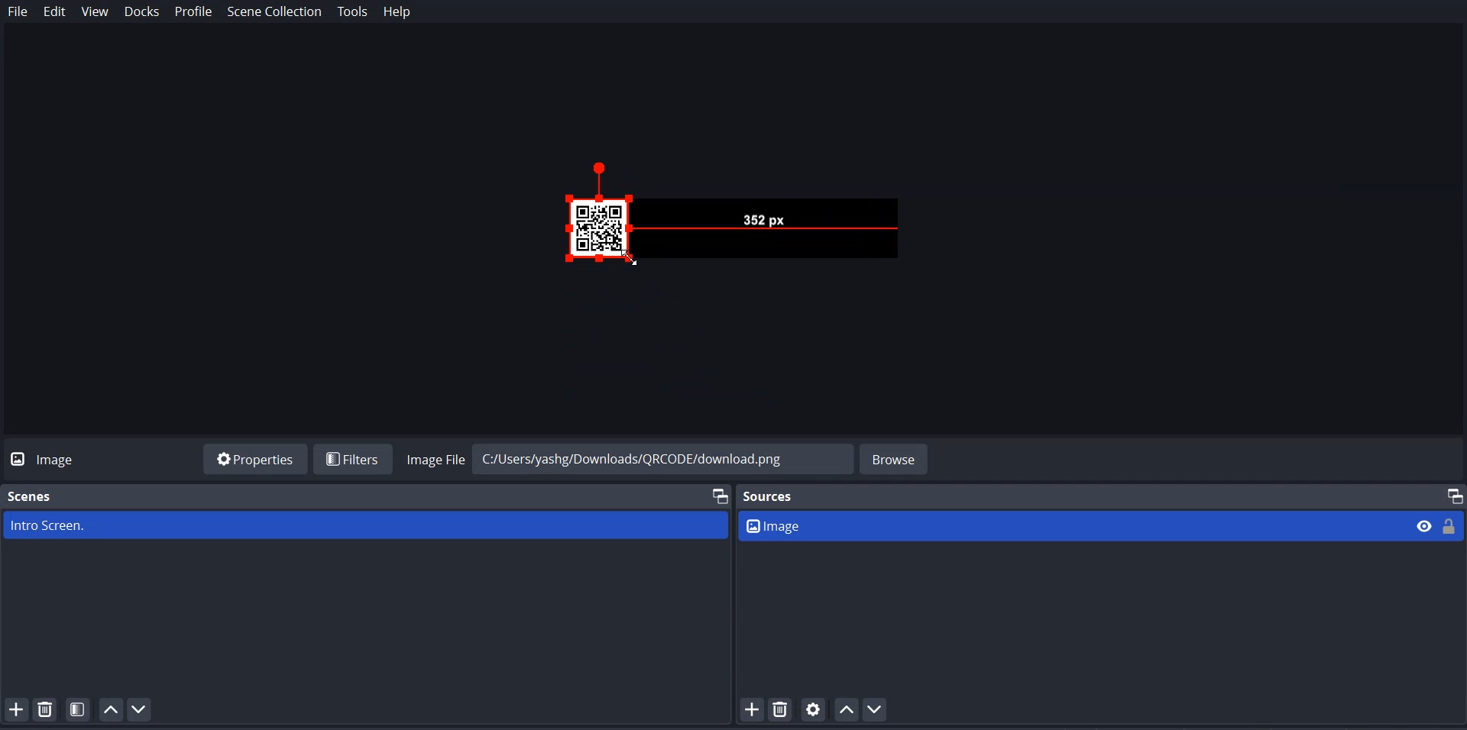  I want to click on C:/Users/yashg/Downloads/QRCODE/download.png, so click(654, 457).